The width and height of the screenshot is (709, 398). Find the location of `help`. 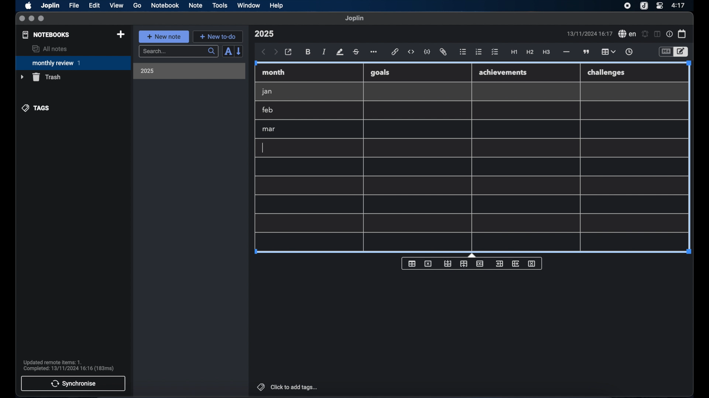

help is located at coordinates (277, 6).